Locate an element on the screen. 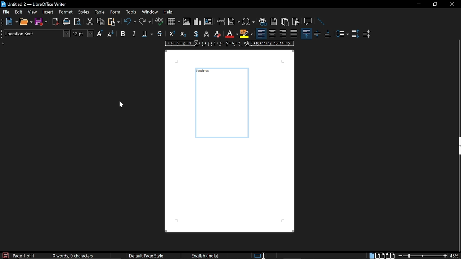 The height and width of the screenshot is (259, 461). scale is located at coordinates (229, 44).